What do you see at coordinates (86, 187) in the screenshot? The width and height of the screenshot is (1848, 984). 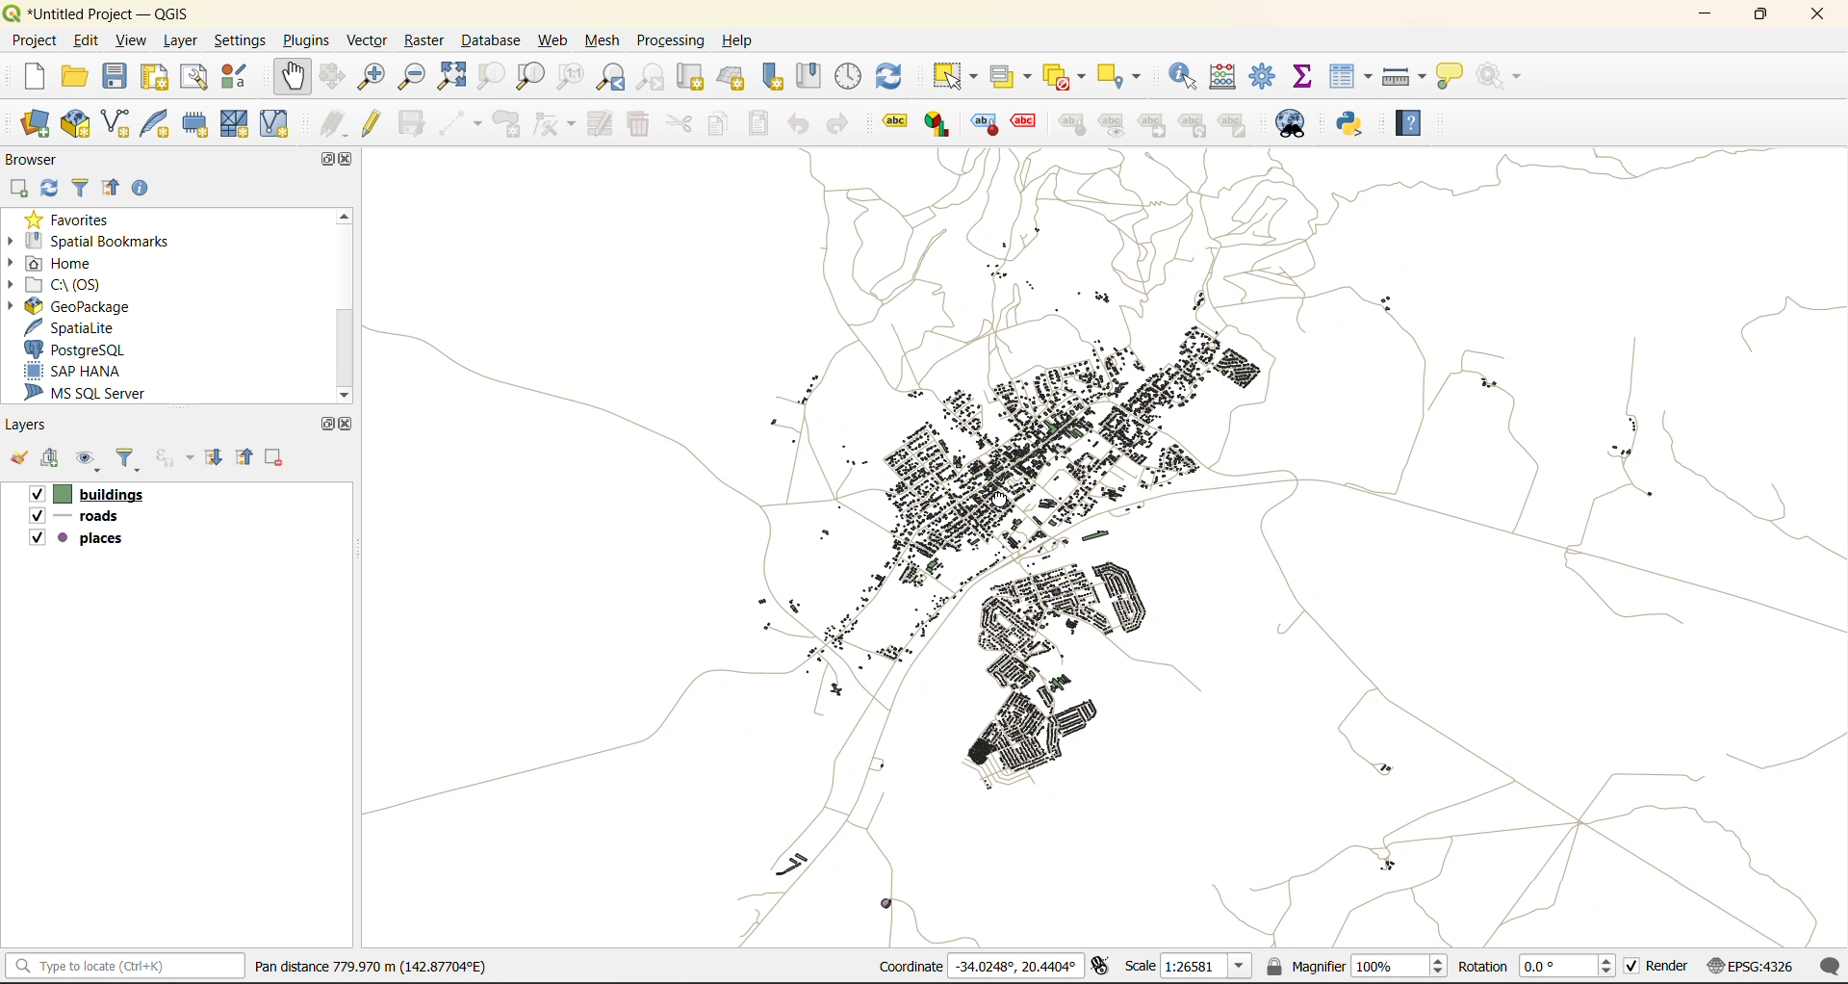 I see `filter` at bounding box center [86, 187].